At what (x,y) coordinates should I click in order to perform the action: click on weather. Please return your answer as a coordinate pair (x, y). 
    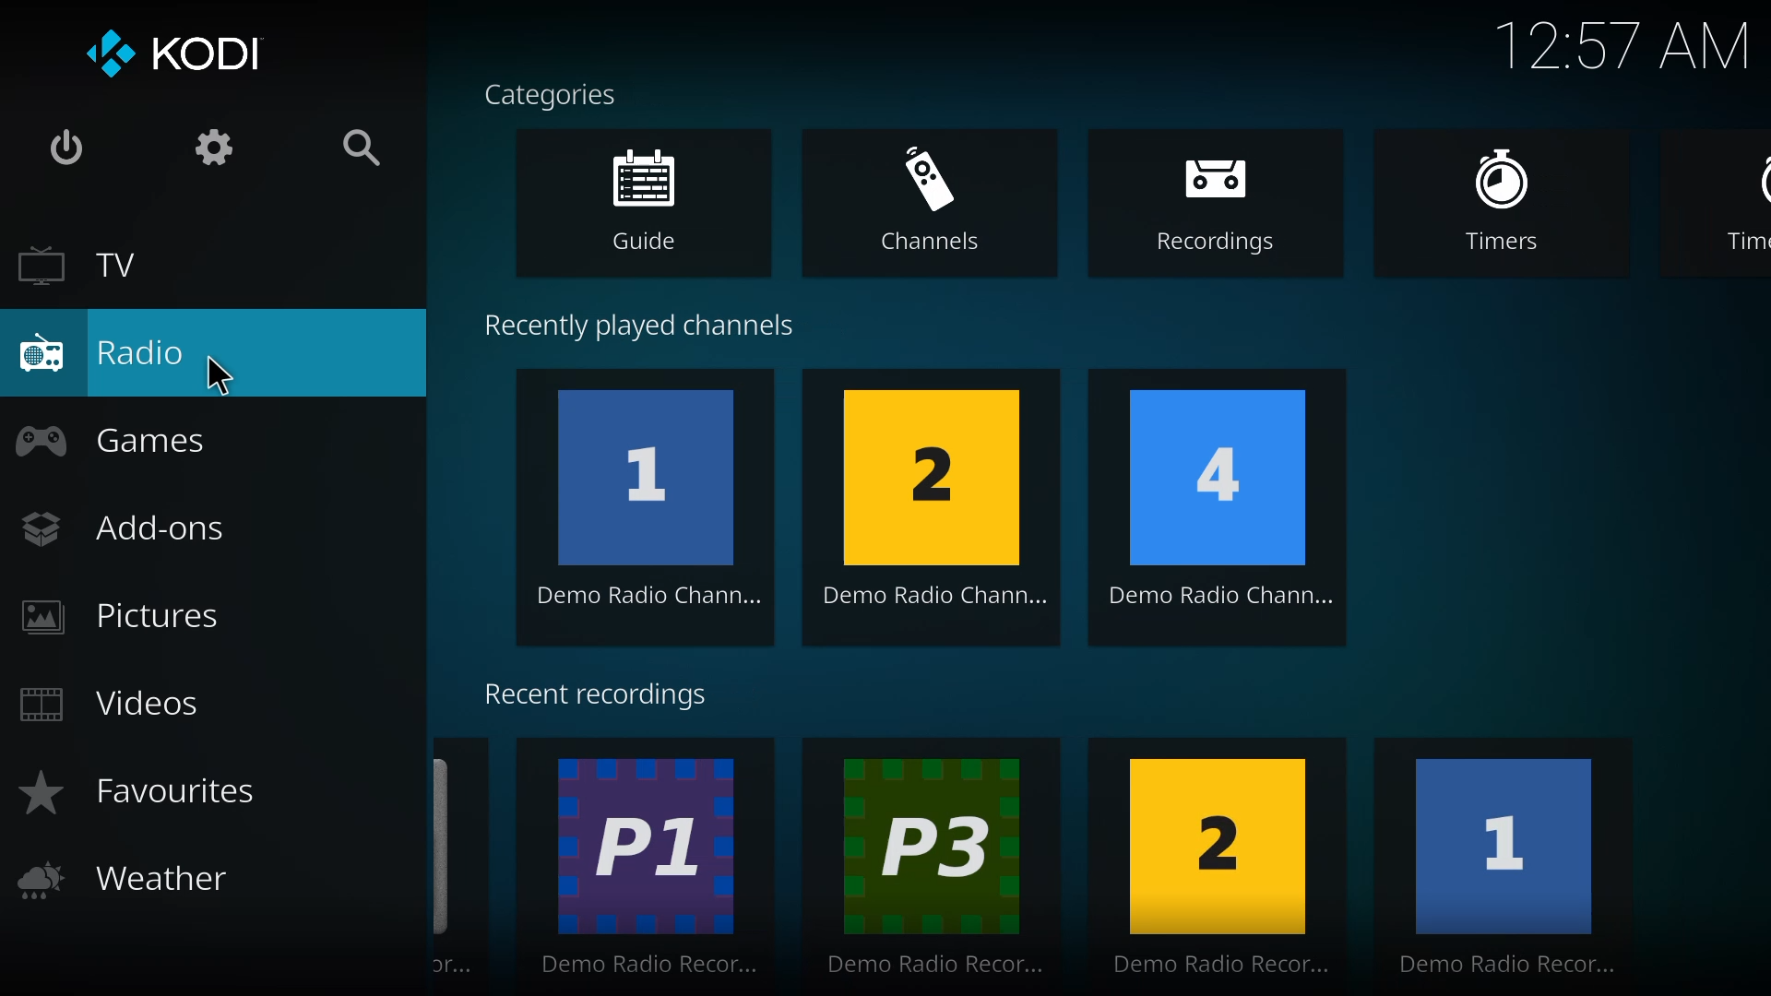
    Looking at the image, I should click on (128, 881).